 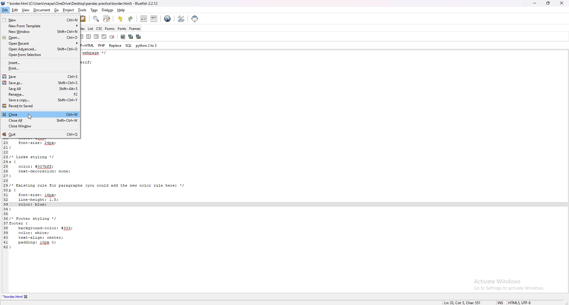 What do you see at coordinates (41, 55) in the screenshot?
I see `open from selection` at bounding box center [41, 55].